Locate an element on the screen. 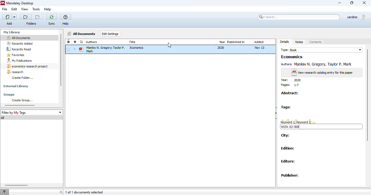 The height and width of the screenshot is (195, 371). pages: 1-7 is located at coordinates (289, 85).